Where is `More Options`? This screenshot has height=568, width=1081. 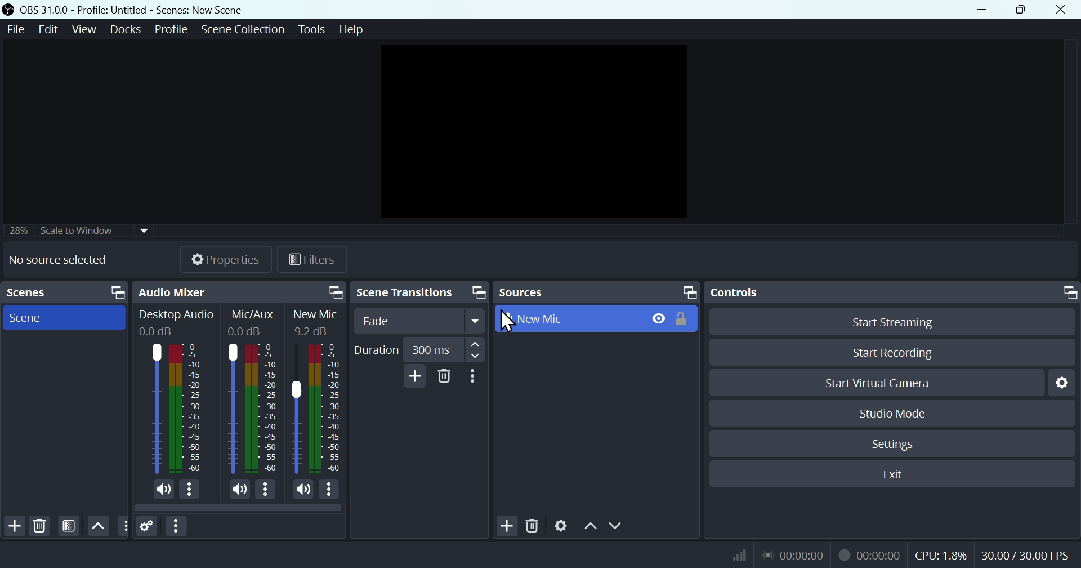 More Options is located at coordinates (267, 489).